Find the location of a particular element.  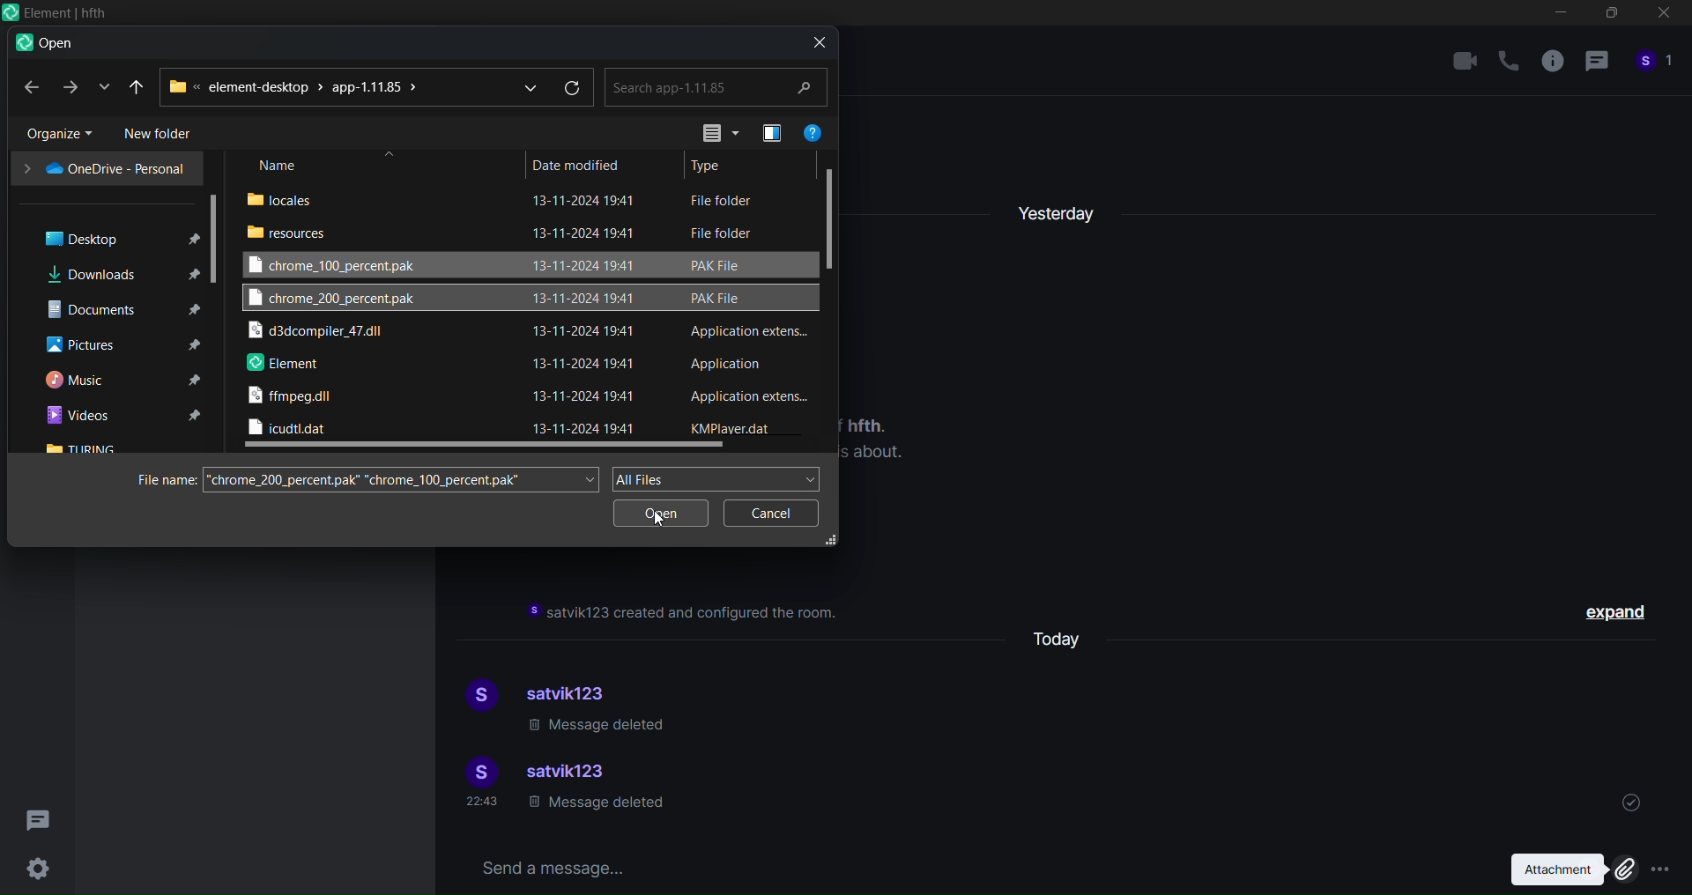

cancel is located at coordinates (768, 513).